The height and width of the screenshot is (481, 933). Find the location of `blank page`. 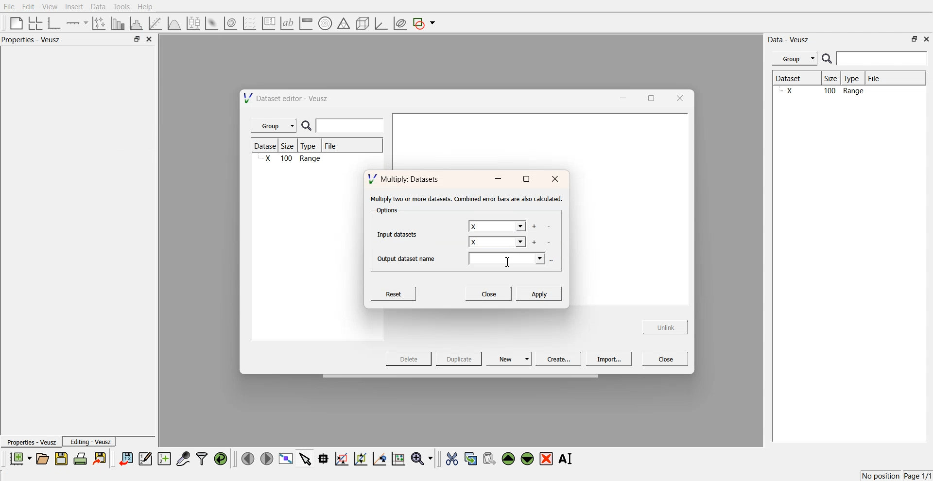

blank page is located at coordinates (14, 22).